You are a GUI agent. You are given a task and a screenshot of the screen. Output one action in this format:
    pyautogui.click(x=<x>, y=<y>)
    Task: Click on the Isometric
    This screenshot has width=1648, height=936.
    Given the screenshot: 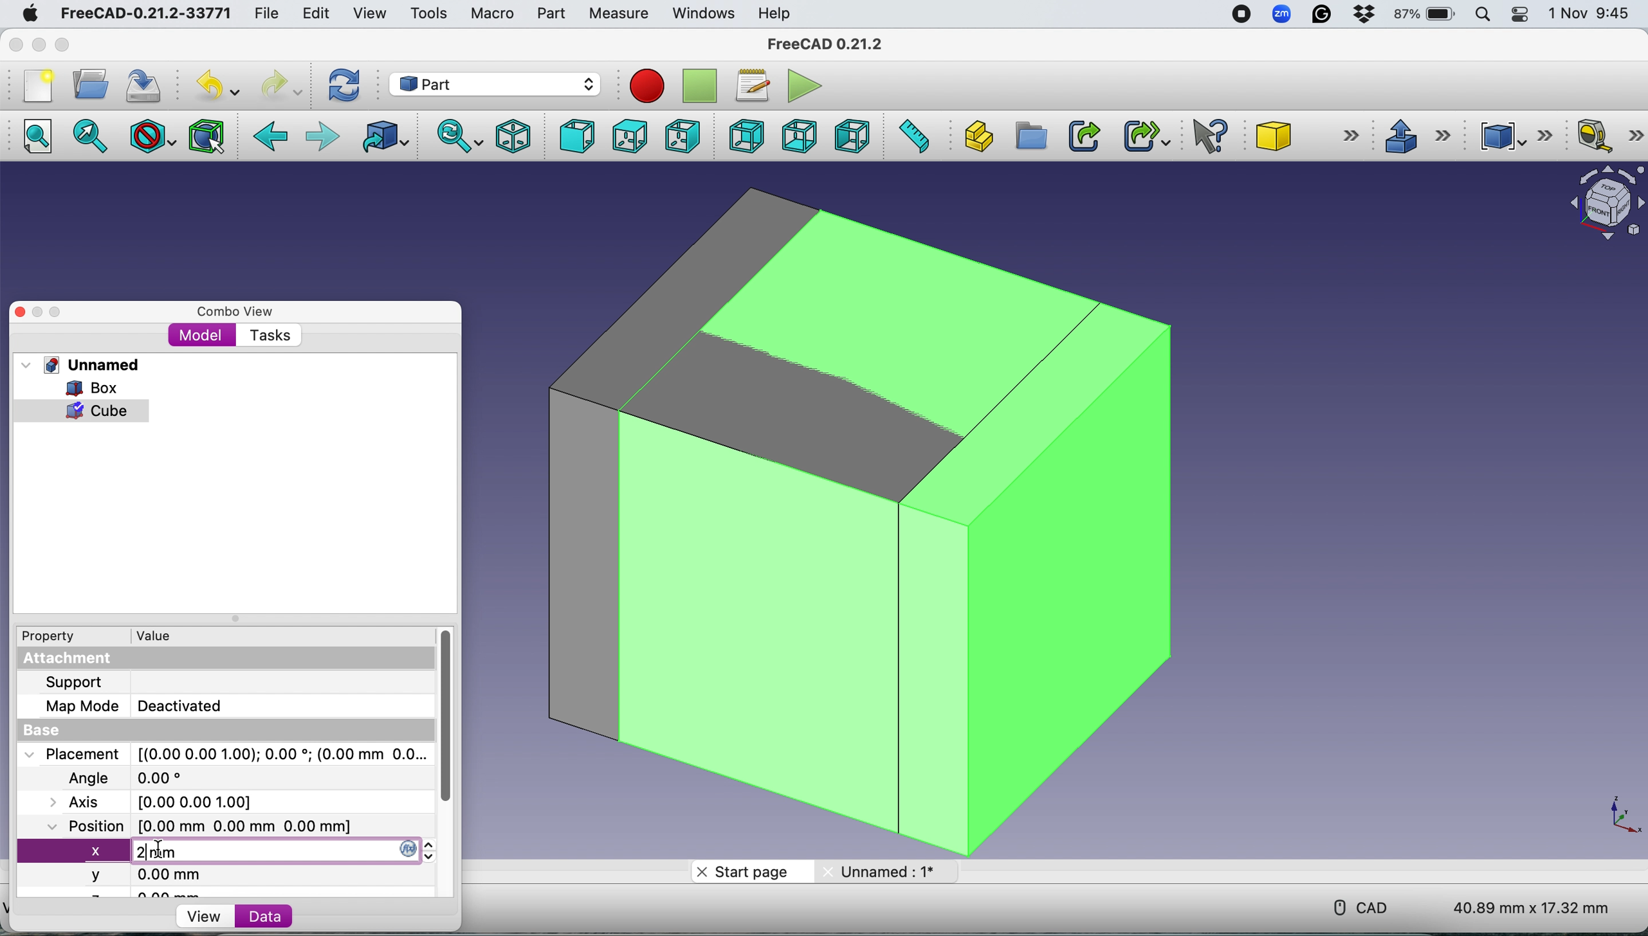 What is the action you would take?
    pyautogui.click(x=513, y=134)
    